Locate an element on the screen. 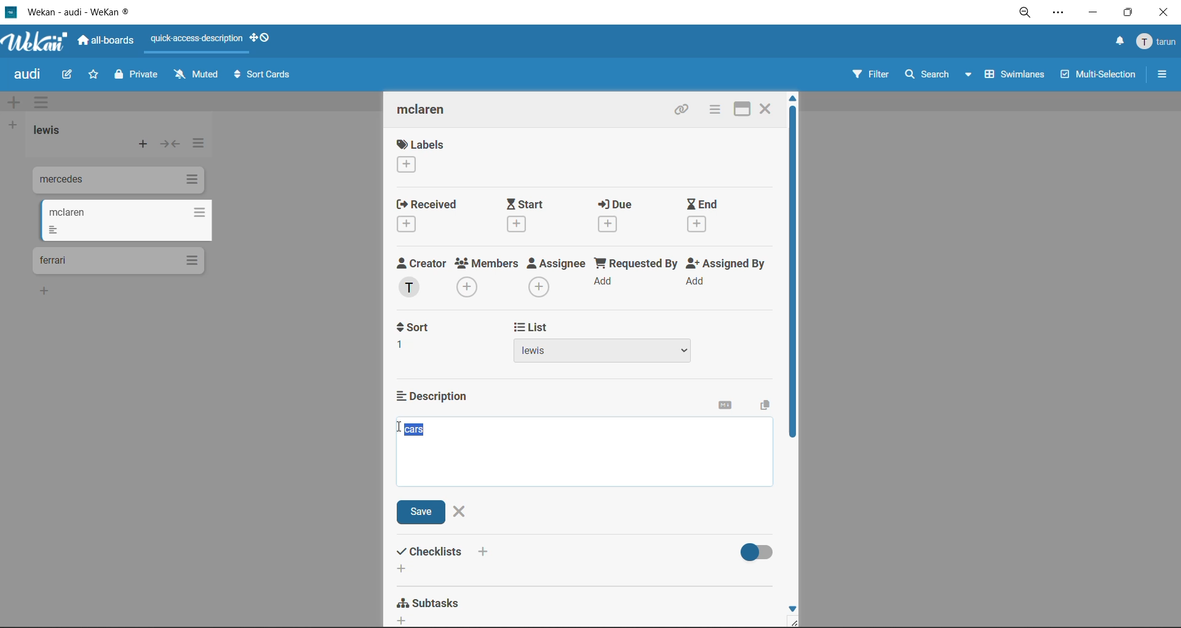  app title is located at coordinates (71, 12).